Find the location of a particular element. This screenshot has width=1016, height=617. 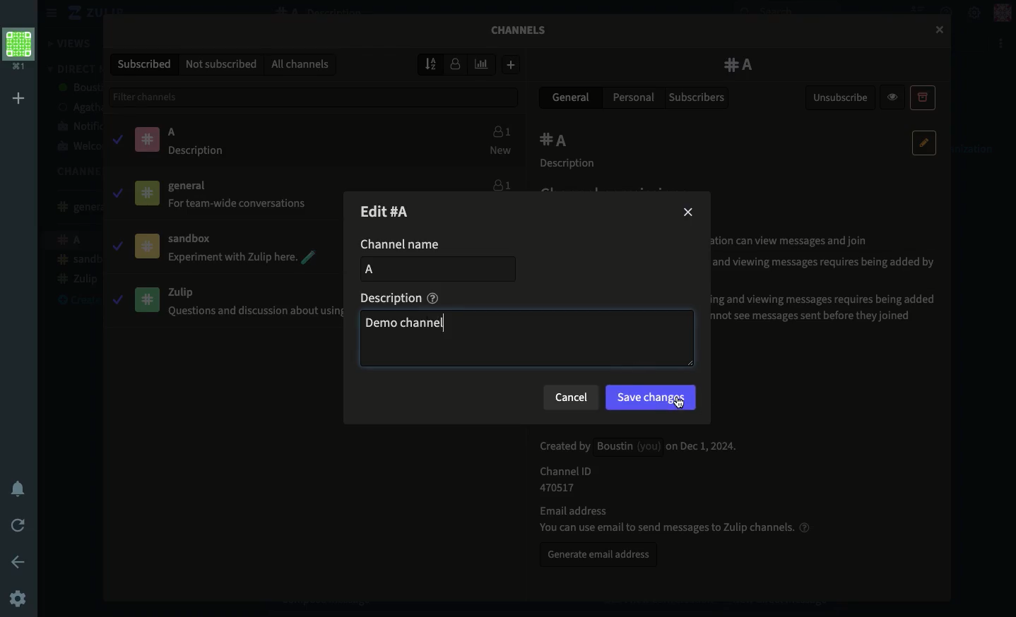

Edit is located at coordinates (925, 143).